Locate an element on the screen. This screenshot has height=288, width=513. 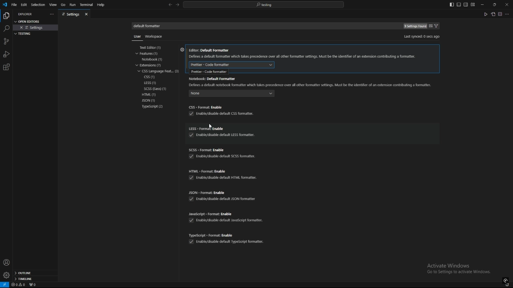
enable/disable default css formatter is located at coordinates (221, 114).